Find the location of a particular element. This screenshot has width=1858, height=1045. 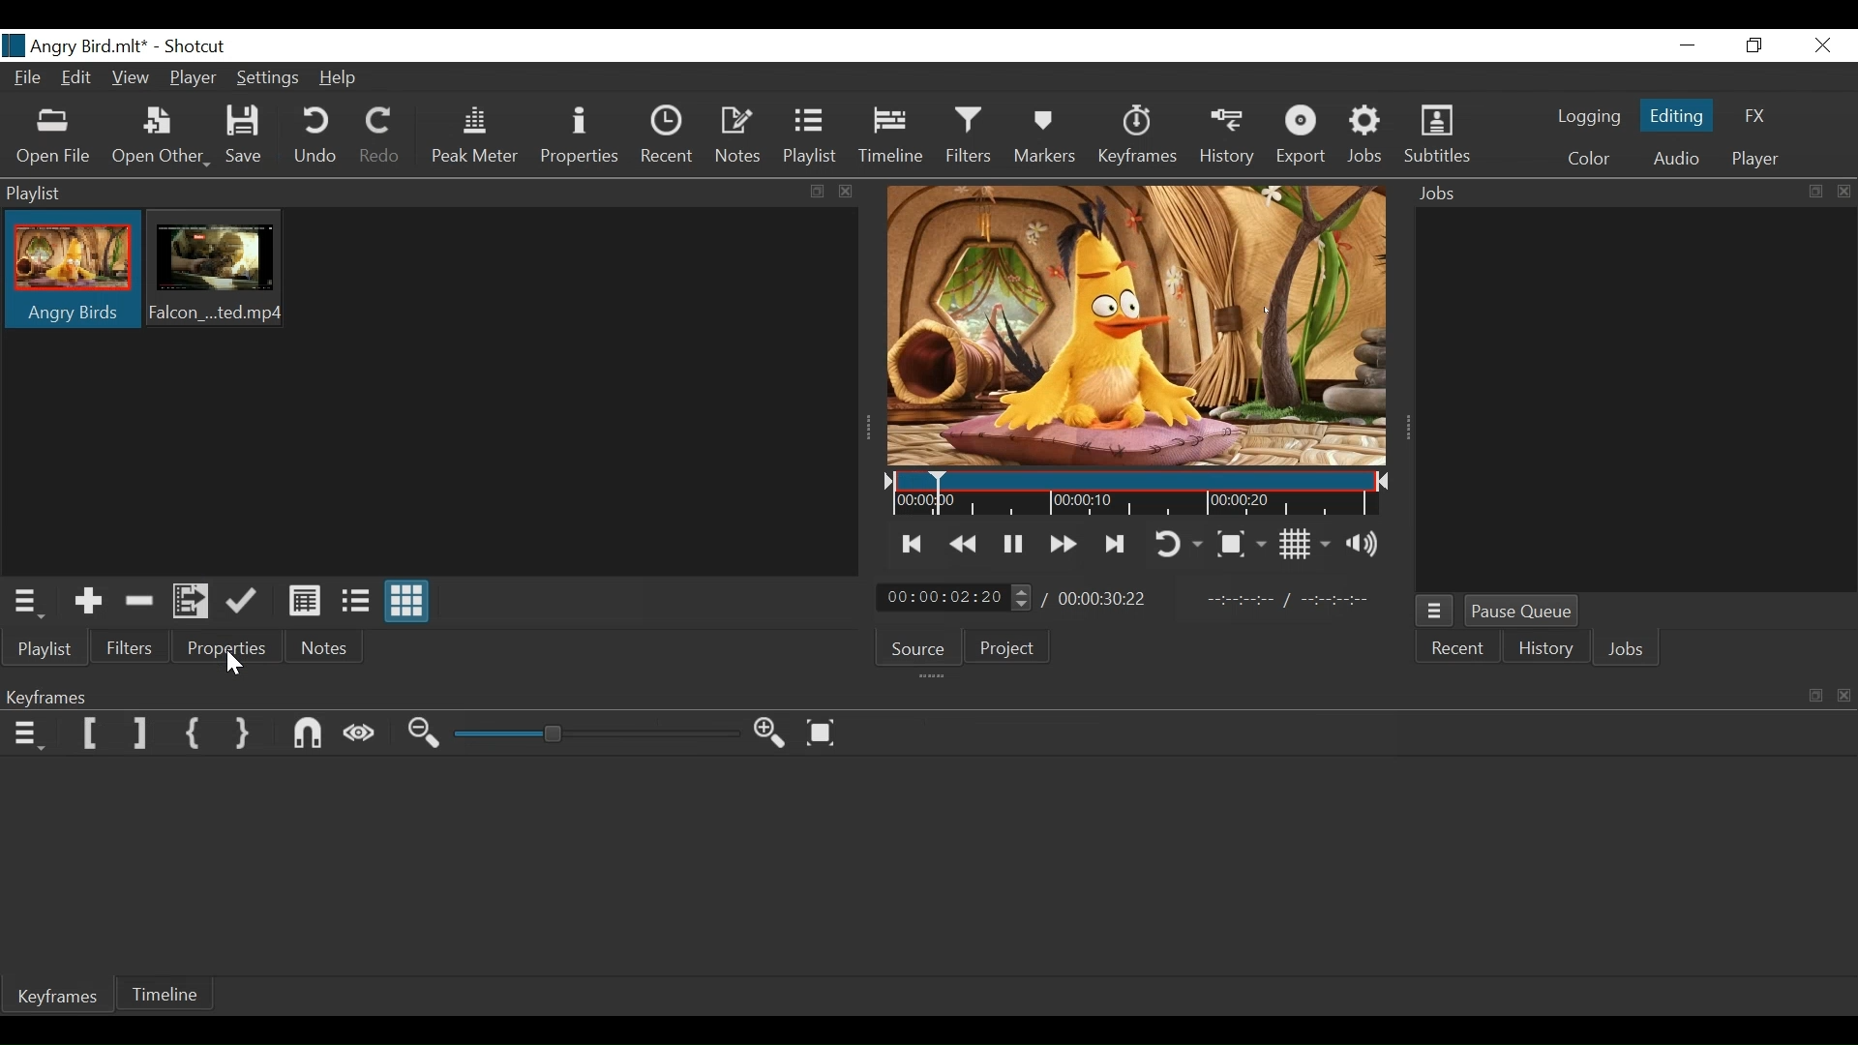

Subtitles is located at coordinates (1438, 137).